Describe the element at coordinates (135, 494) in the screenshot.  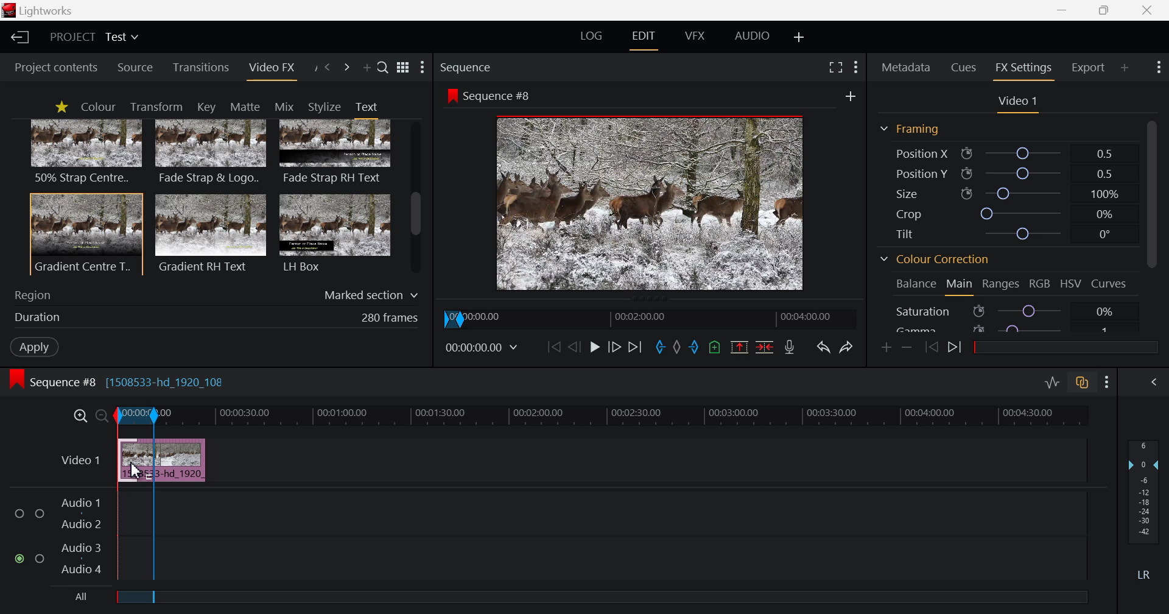
I see `Clip Segment with In and Out` at that location.